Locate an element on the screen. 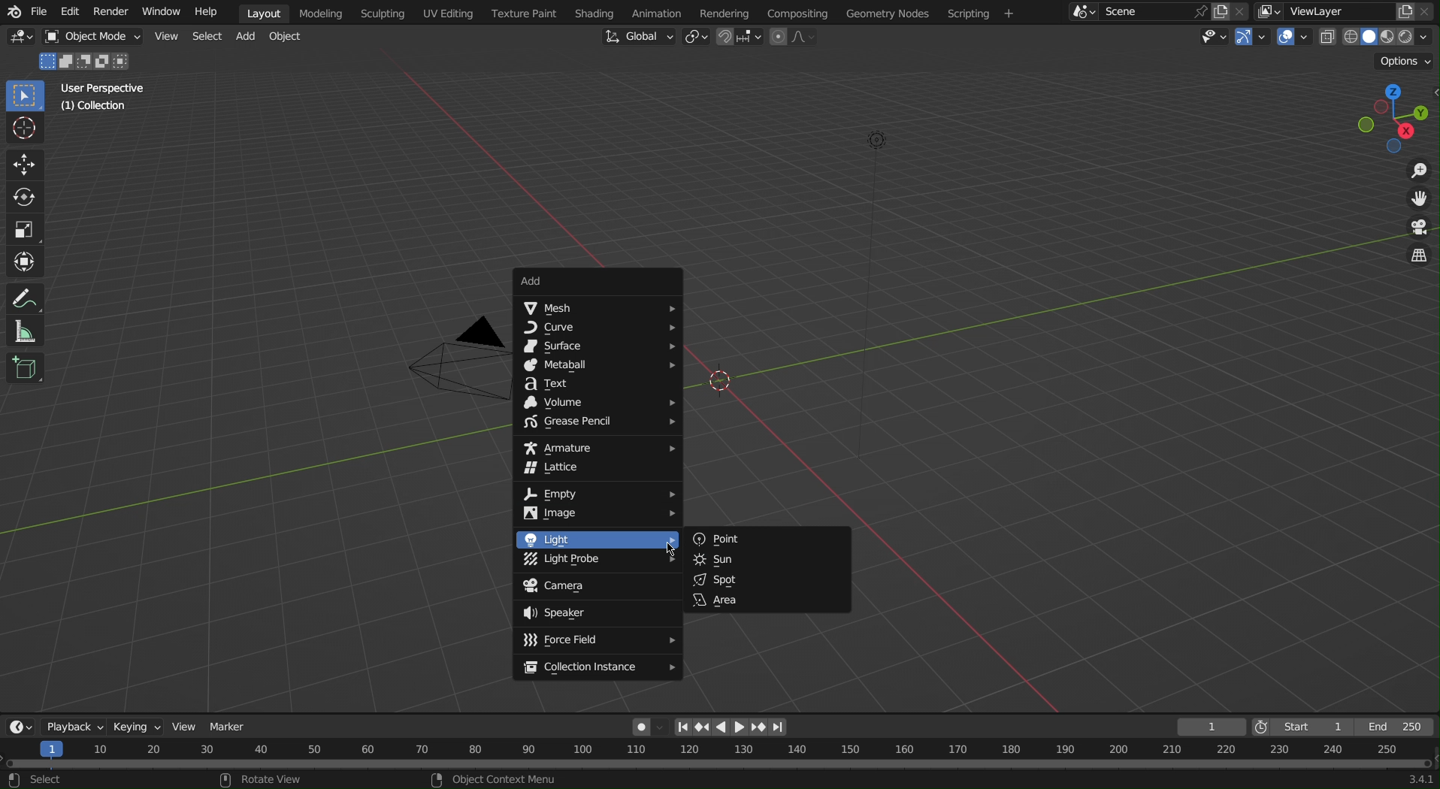 The width and height of the screenshot is (1440, 789). Edit is located at coordinates (69, 13).